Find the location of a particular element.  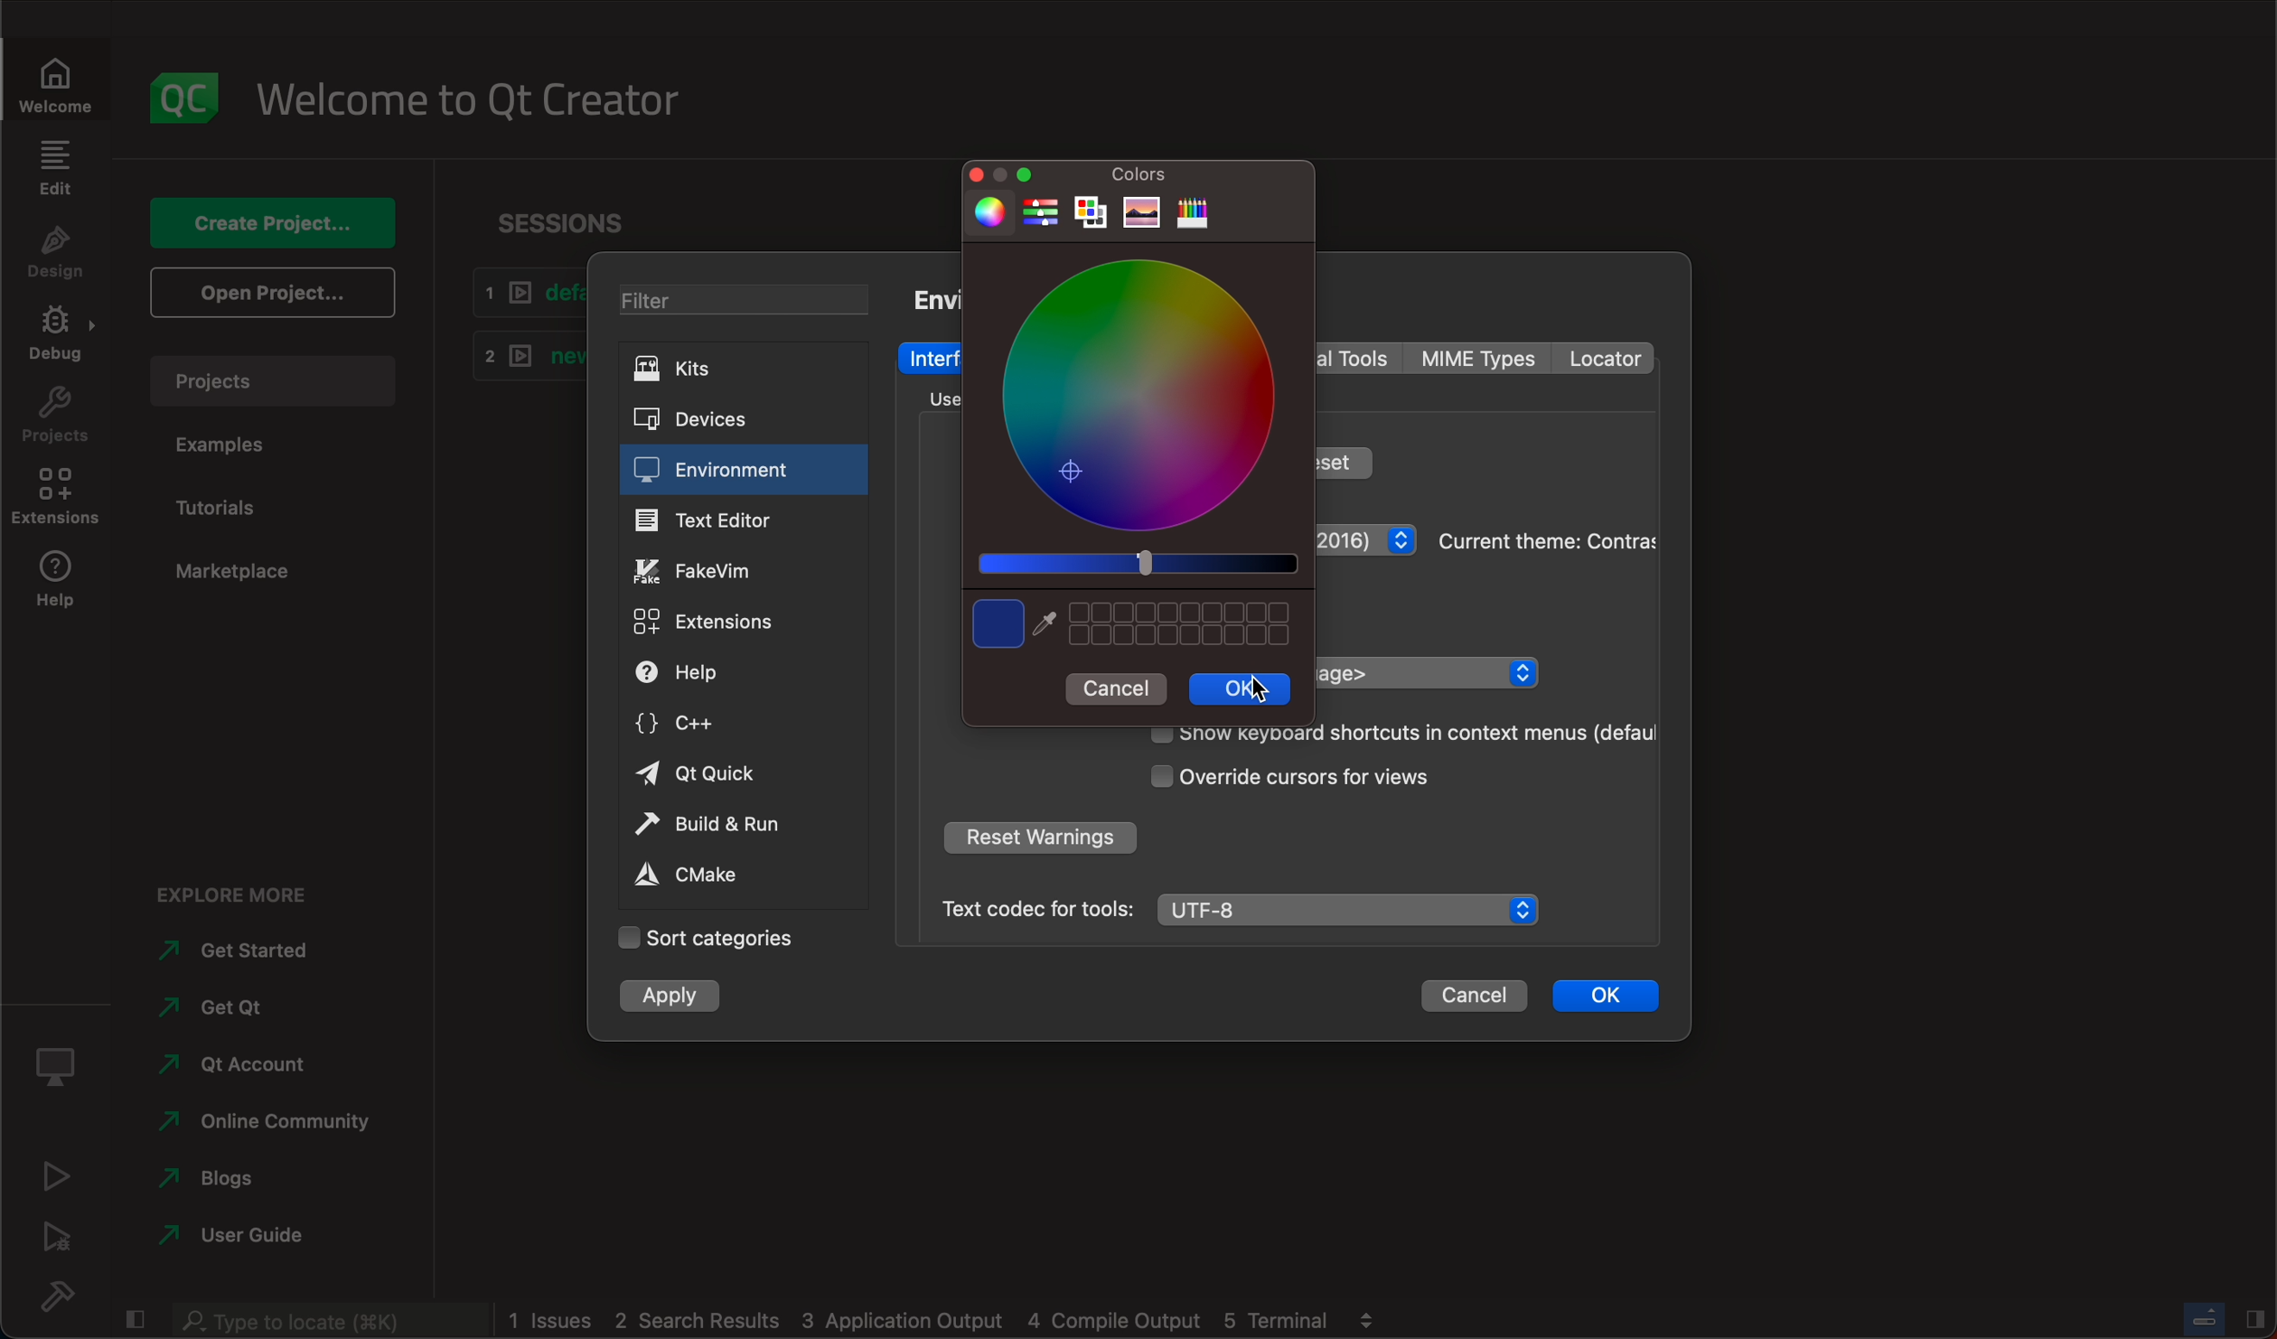

examples is located at coordinates (237, 448).